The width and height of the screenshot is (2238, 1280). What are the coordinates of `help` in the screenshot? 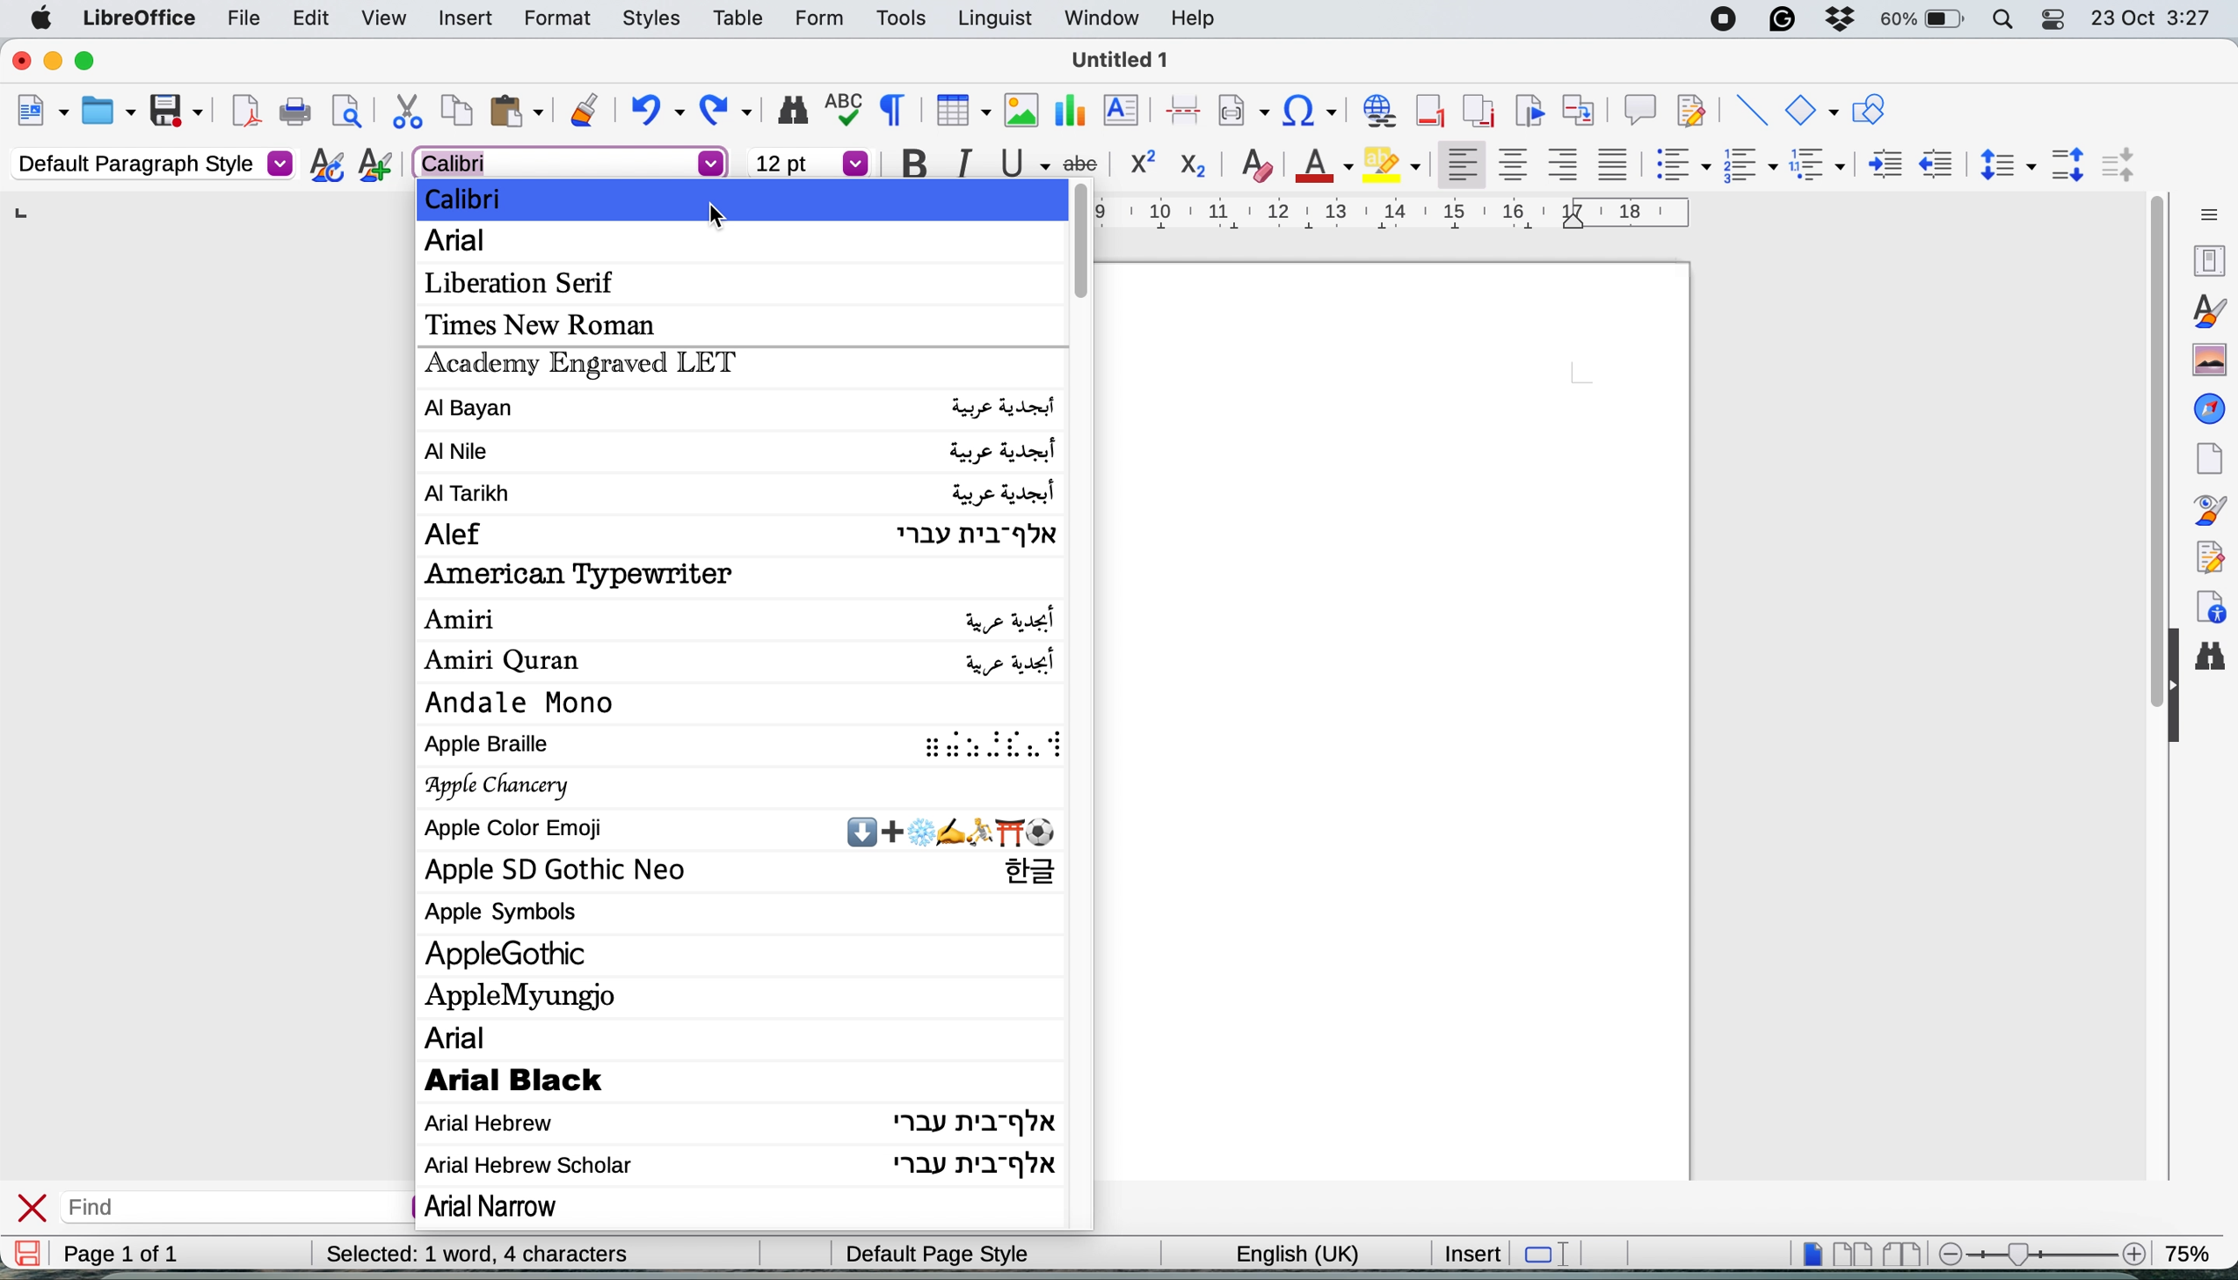 It's located at (1193, 19).